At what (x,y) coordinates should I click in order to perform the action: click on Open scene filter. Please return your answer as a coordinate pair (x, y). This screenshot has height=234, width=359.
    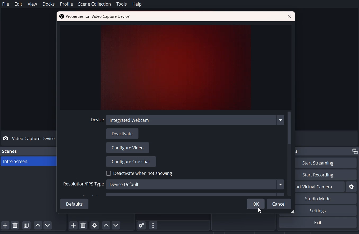
    Looking at the image, I should click on (26, 225).